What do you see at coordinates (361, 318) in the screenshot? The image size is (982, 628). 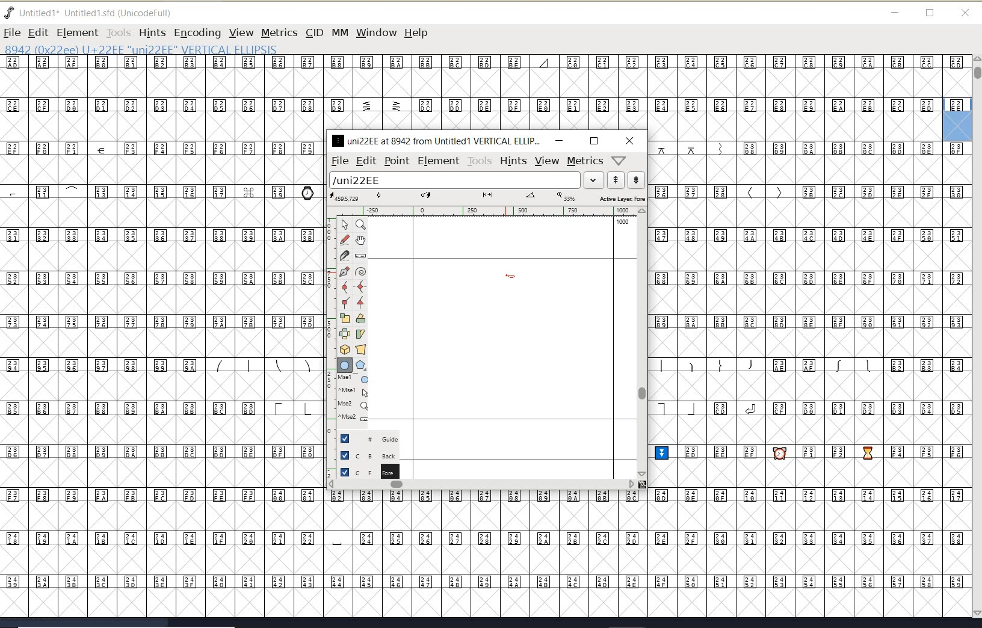 I see `rotate the selection` at bounding box center [361, 318].